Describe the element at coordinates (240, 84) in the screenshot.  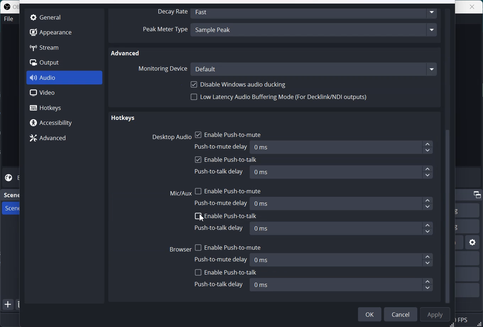
I see `Disable Windows audio ducking` at that location.